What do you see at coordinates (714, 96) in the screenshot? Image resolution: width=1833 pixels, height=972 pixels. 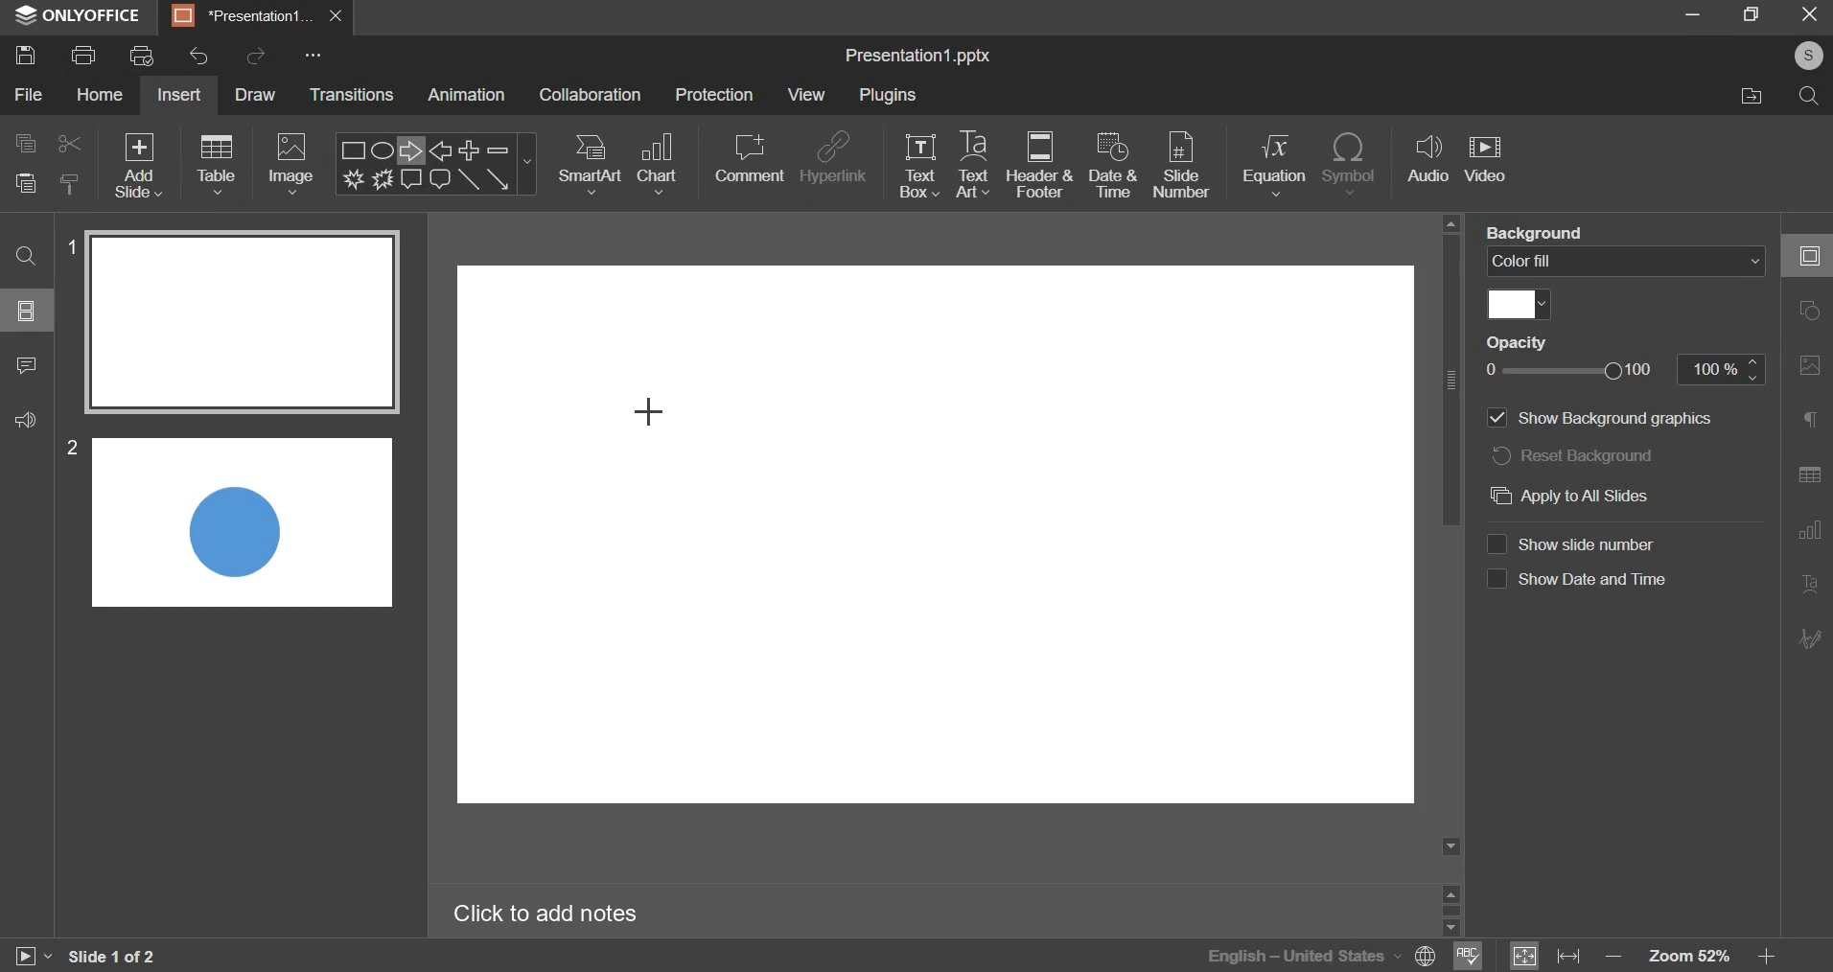 I see `protection` at bounding box center [714, 96].